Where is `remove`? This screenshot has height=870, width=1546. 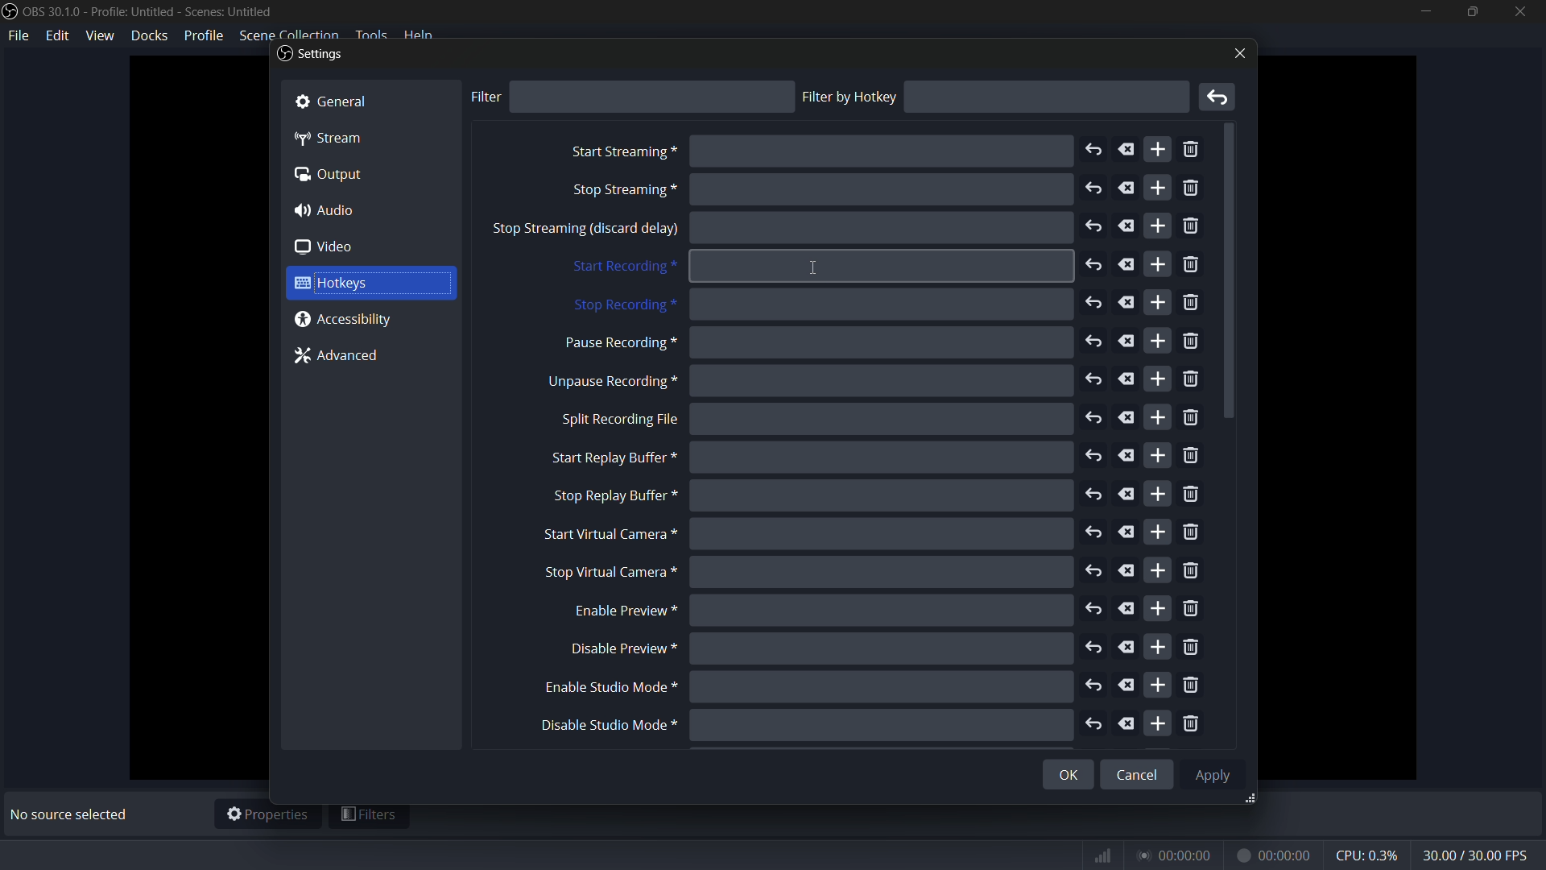
remove is located at coordinates (1193, 495).